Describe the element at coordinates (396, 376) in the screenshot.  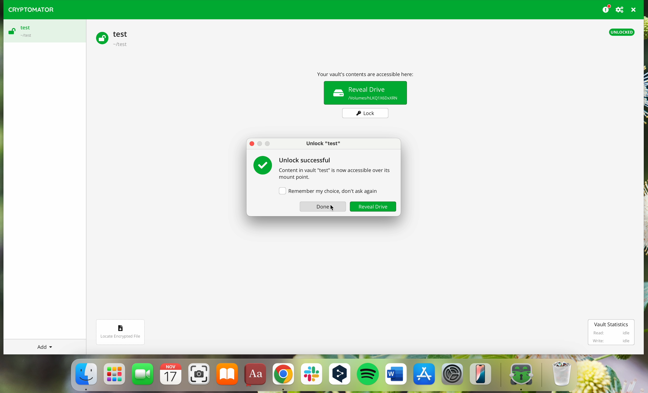
I see `Microsoft Word` at that location.